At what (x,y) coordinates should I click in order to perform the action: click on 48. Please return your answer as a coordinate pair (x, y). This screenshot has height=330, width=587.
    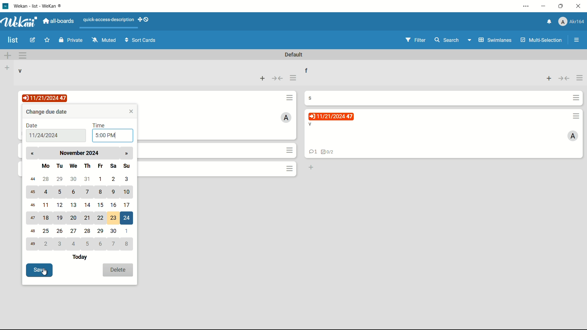
    Looking at the image, I should click on (33, 232).